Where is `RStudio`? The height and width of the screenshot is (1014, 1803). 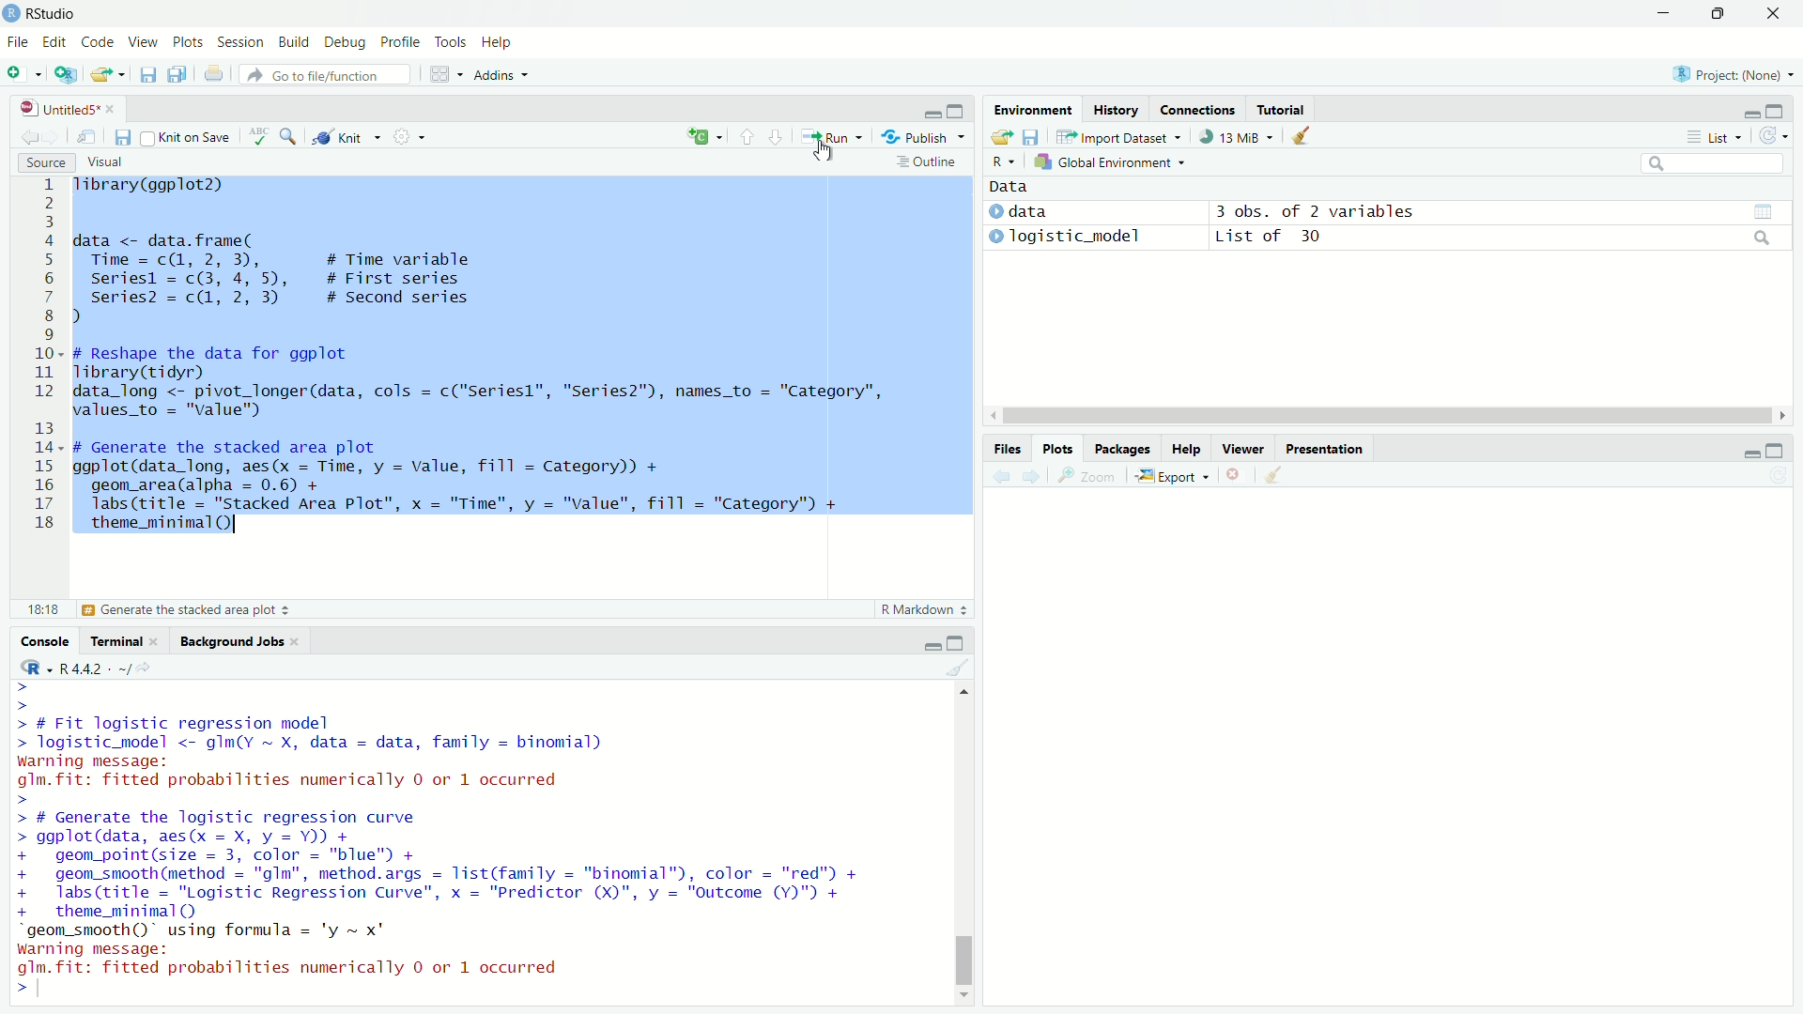 RStudio is located at coordinates (48, 12).